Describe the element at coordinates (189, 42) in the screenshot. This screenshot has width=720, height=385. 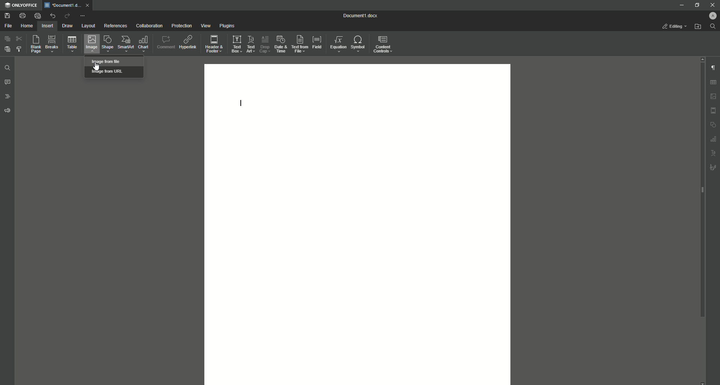
I see `Hyperlink` at that location.